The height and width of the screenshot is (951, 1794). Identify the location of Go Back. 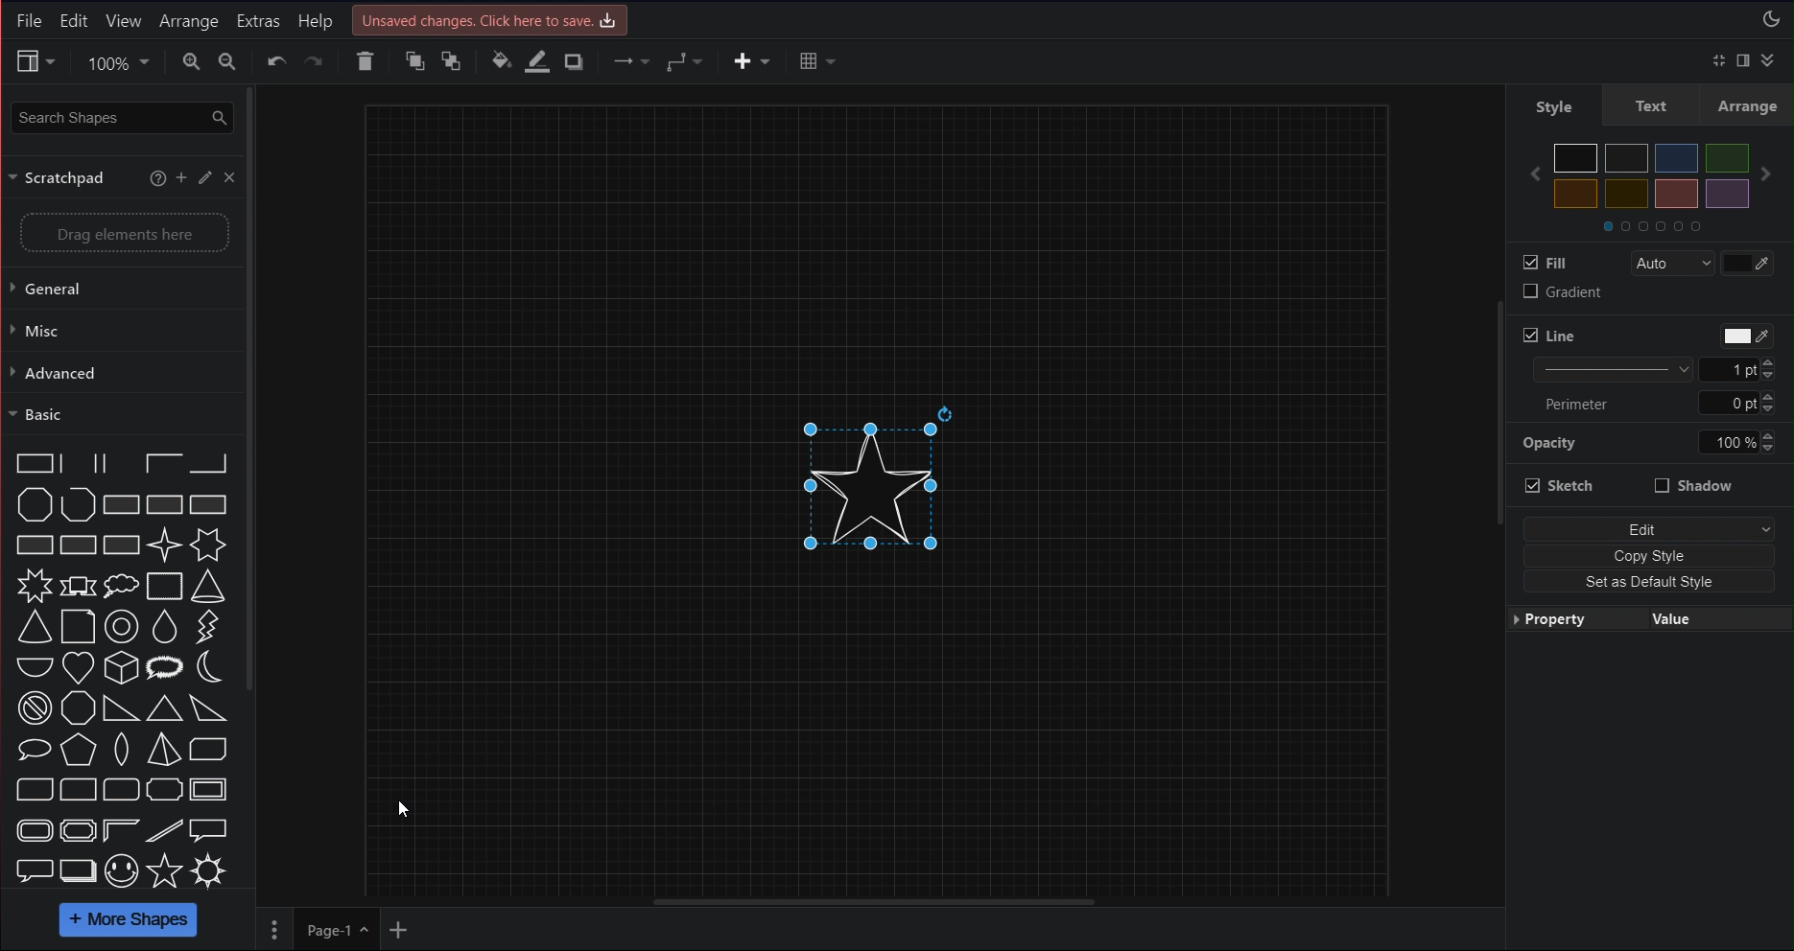
(1531, 173).